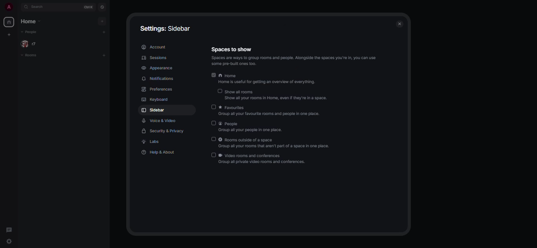  Describe the element at coordinates (153, 111) in the screenshot. I see `sidebar` at that location.